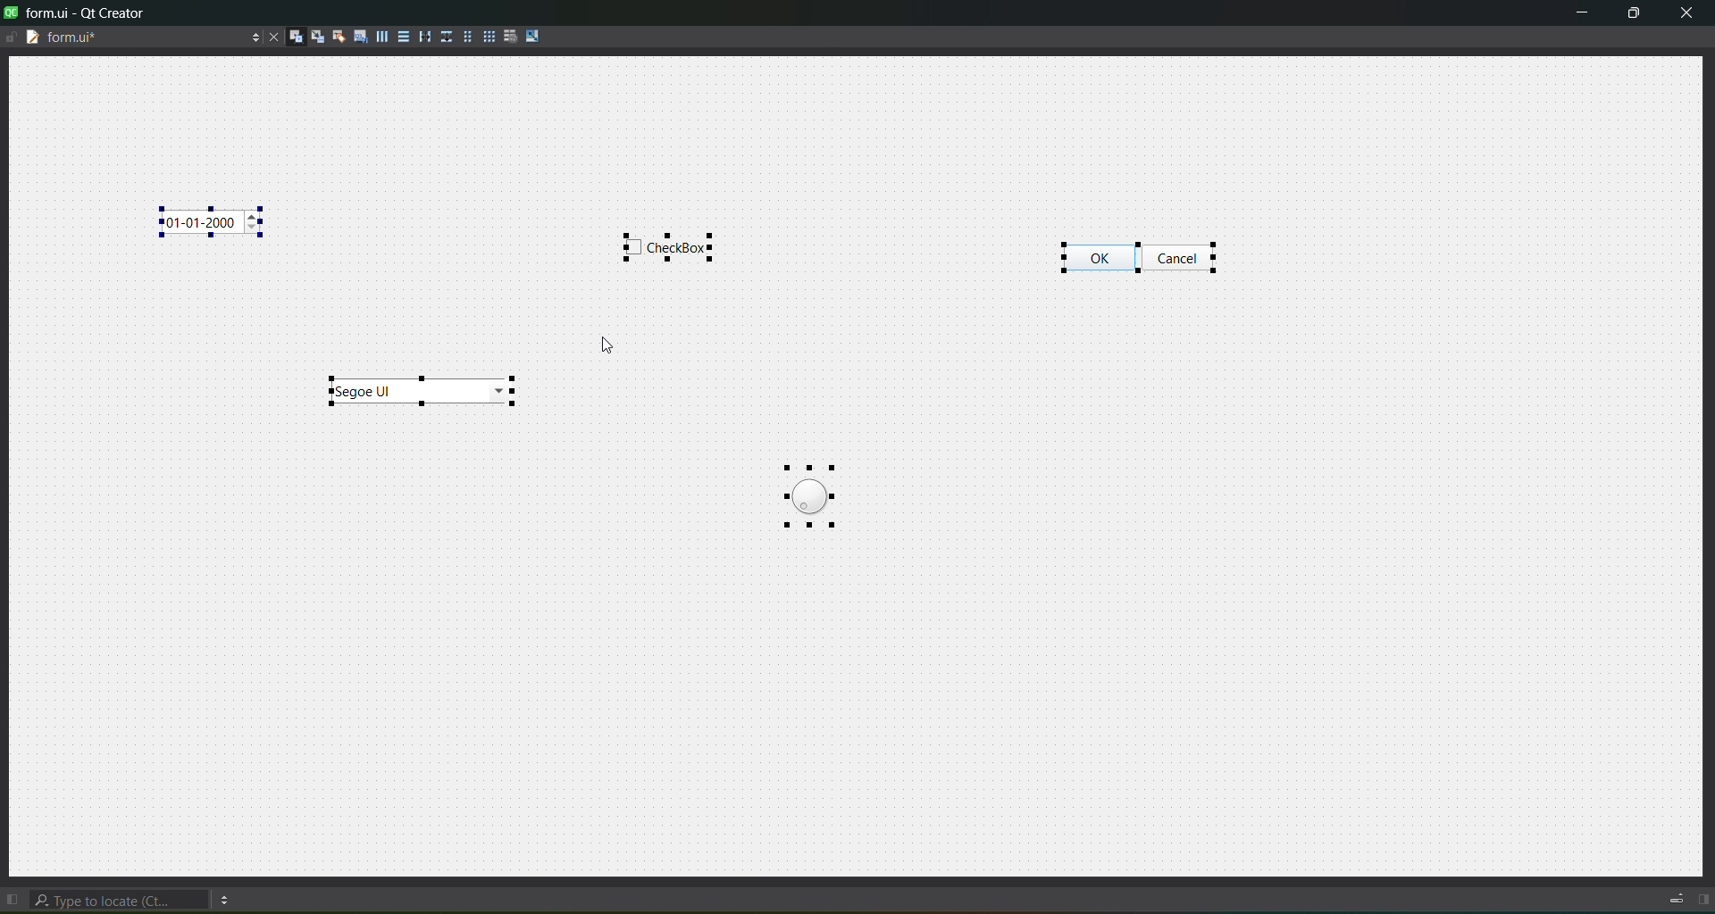  What do you see at coordinates (511, 35) in the screenshot?
I see `break layout` at bounding box center [511, 35].